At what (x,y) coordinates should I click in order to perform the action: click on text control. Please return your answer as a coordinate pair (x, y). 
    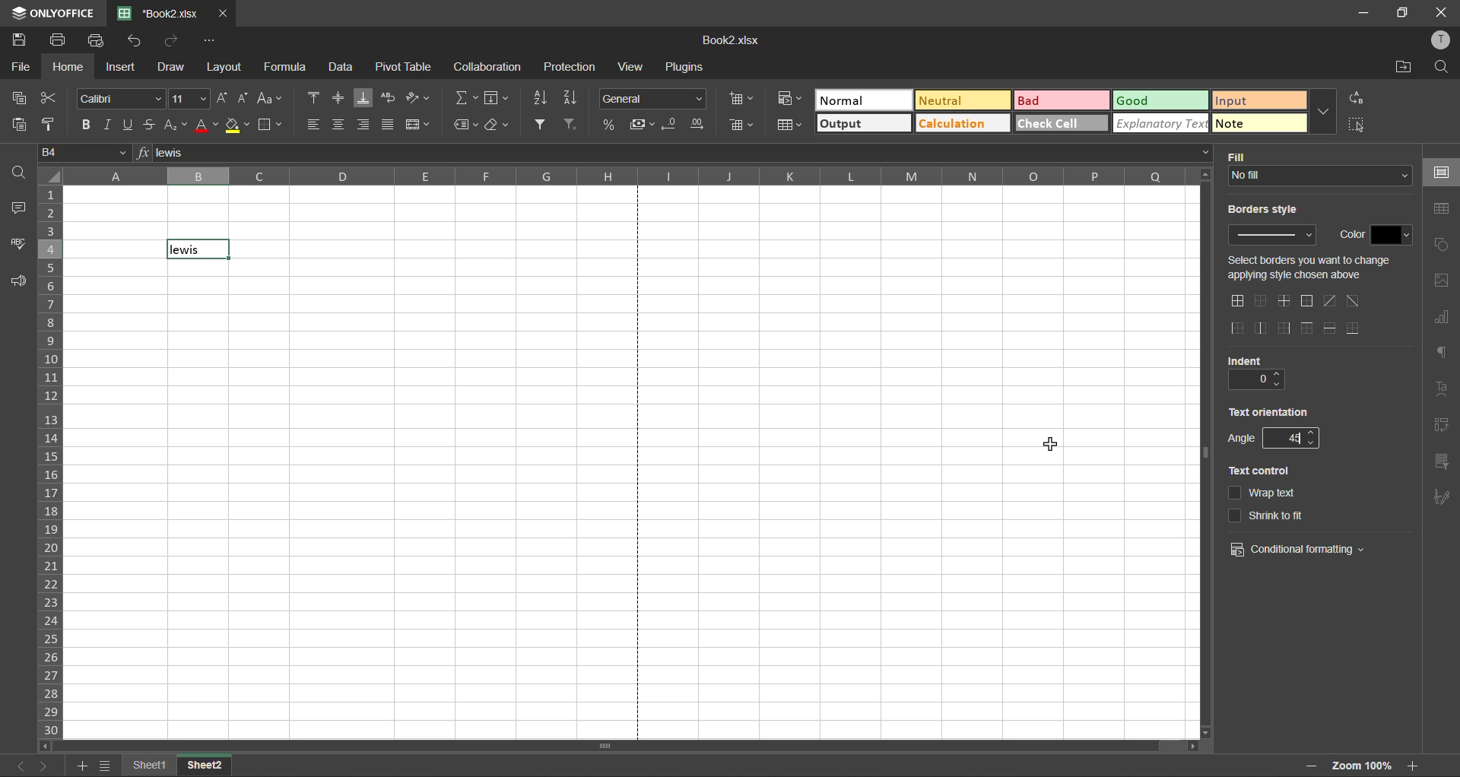
    Looking at the image, I should click on (1262, 471).